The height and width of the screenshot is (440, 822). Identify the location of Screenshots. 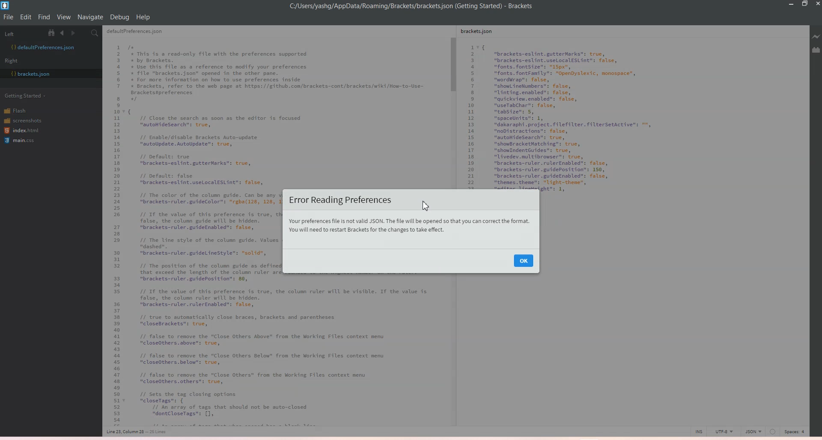
(23, 120).